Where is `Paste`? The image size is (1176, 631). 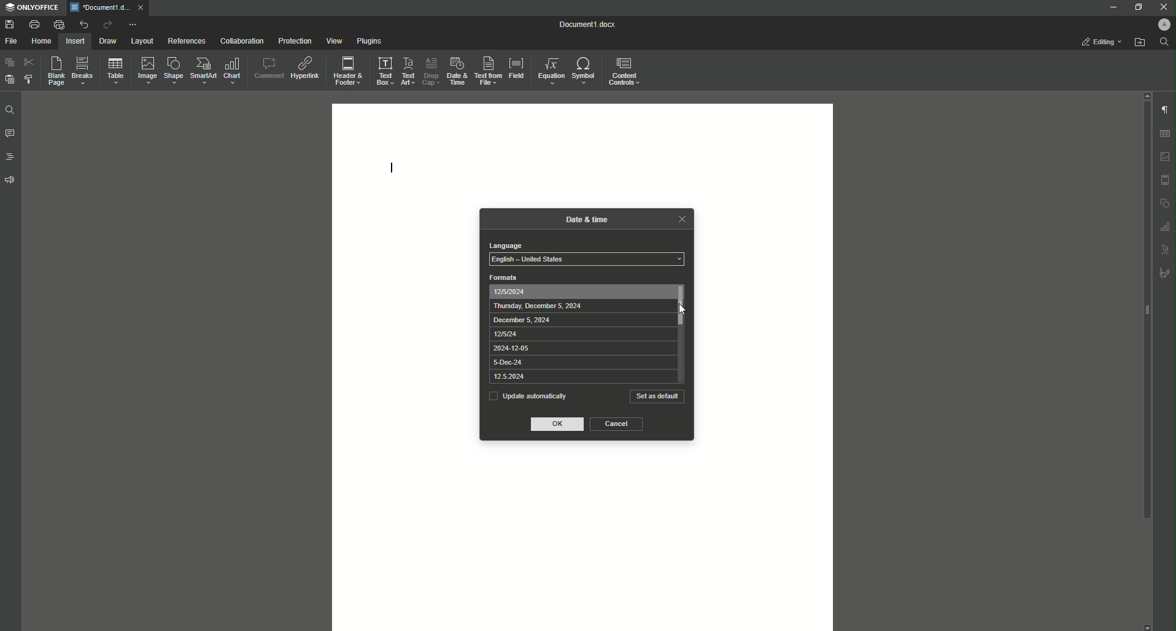
Paste is located at coordinates (9, 63).